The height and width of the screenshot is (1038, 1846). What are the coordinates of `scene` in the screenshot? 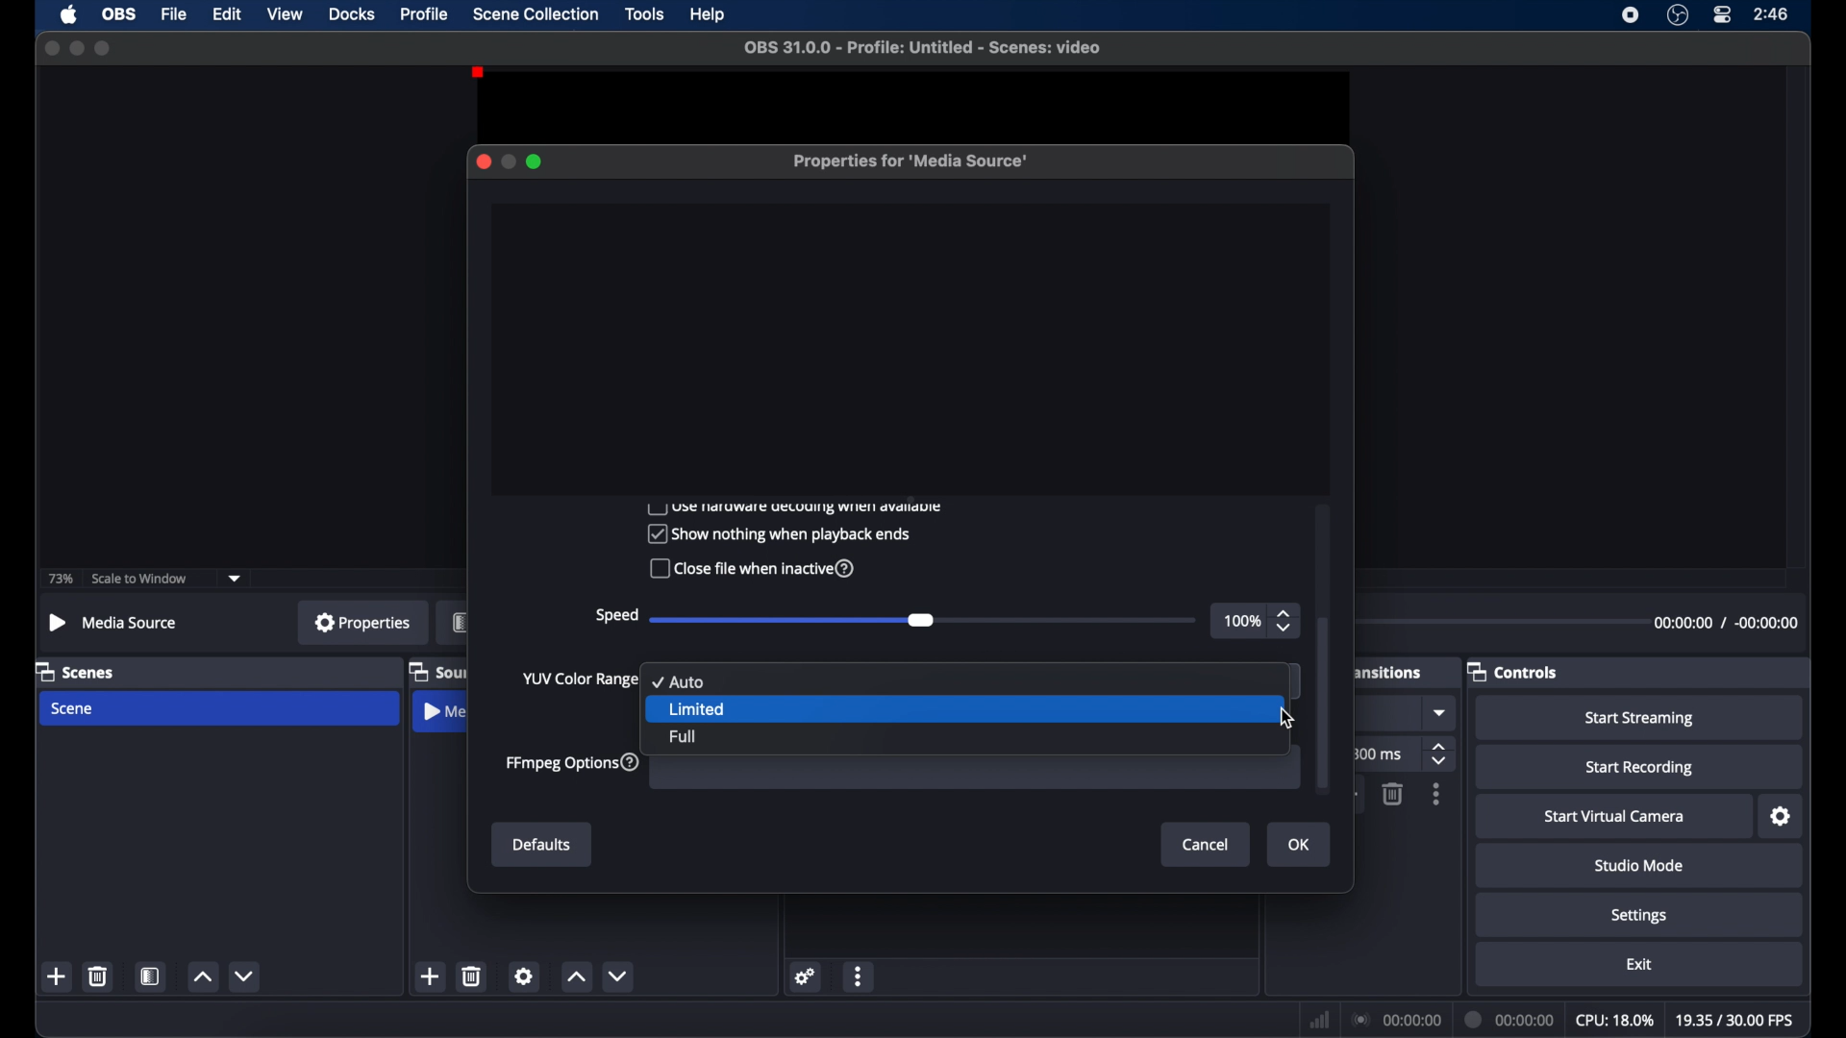 It's located at (74, 708).